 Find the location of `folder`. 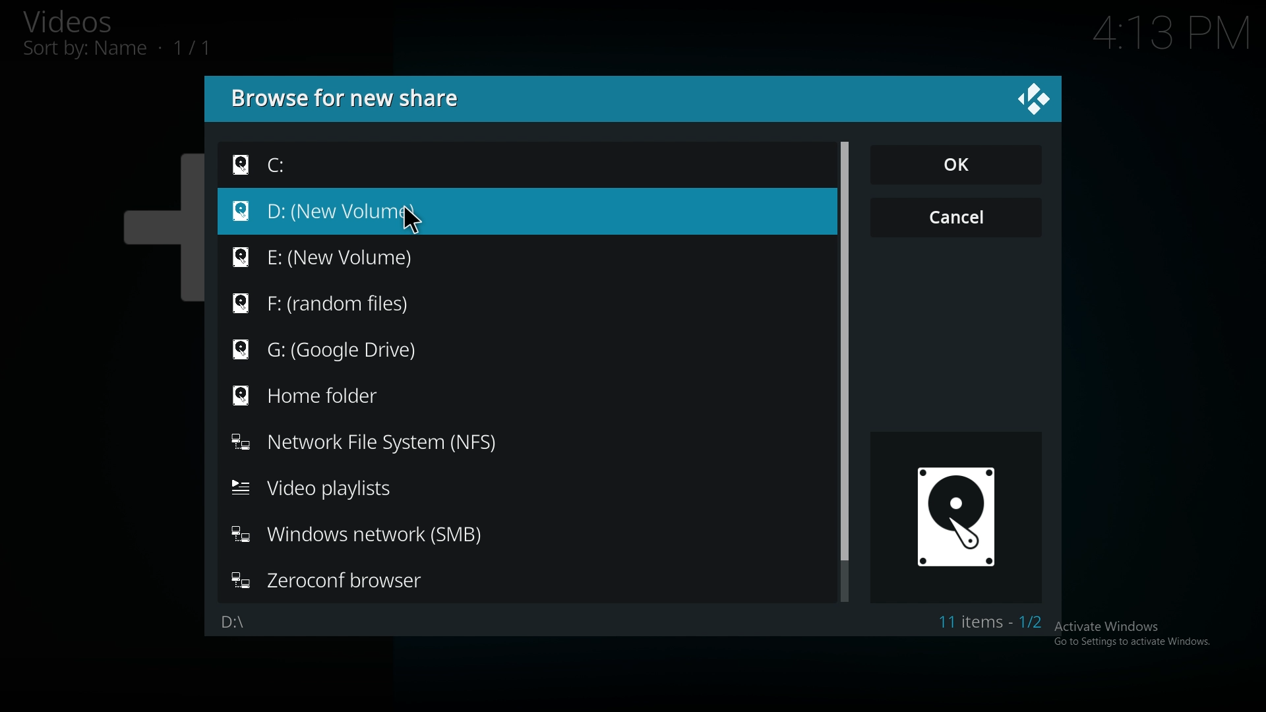

folder is located at coordinates (343, 212).